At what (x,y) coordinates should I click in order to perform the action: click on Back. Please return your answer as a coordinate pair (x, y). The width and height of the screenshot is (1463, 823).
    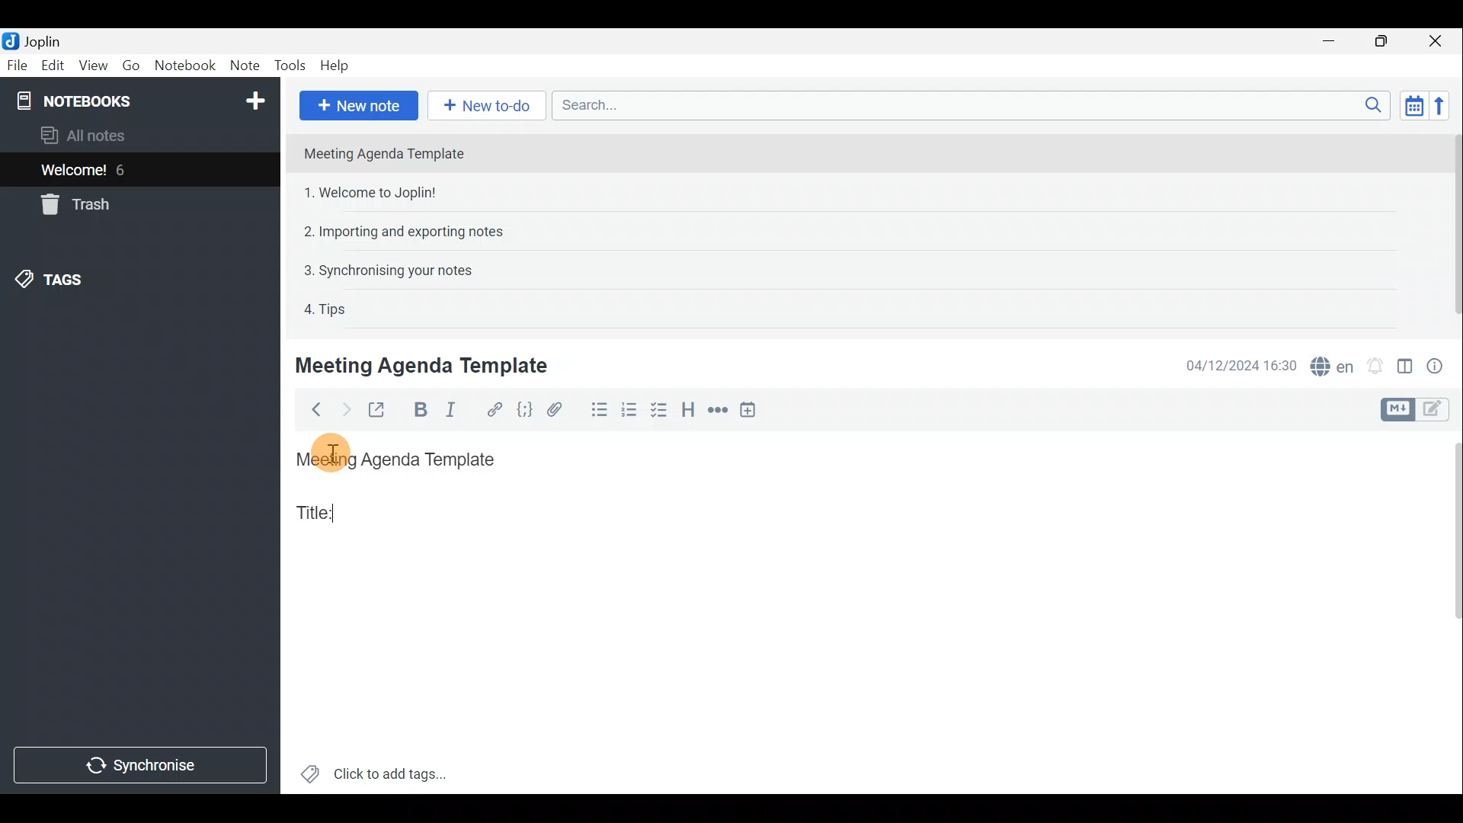
    Looking at the image, I should click on (312, 412).